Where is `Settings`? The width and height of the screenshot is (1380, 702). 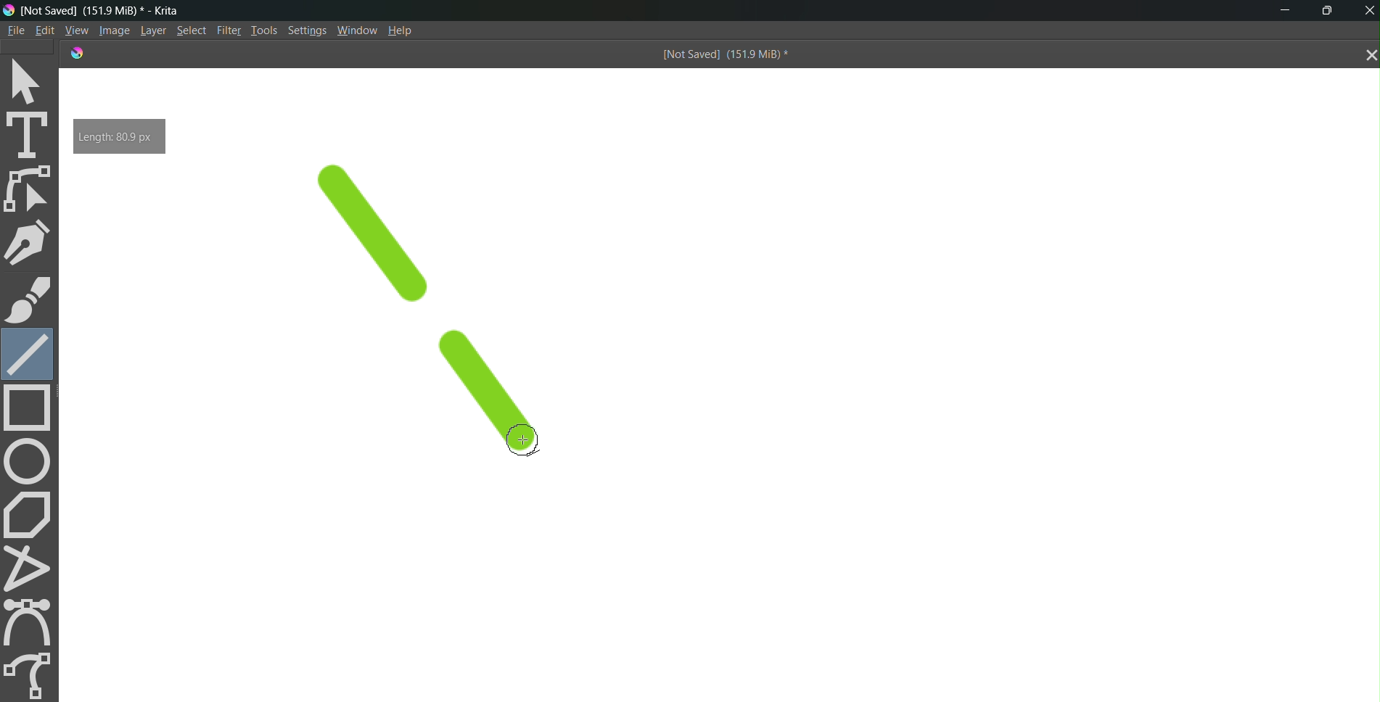 Settings is located at coordinates (308, 32).